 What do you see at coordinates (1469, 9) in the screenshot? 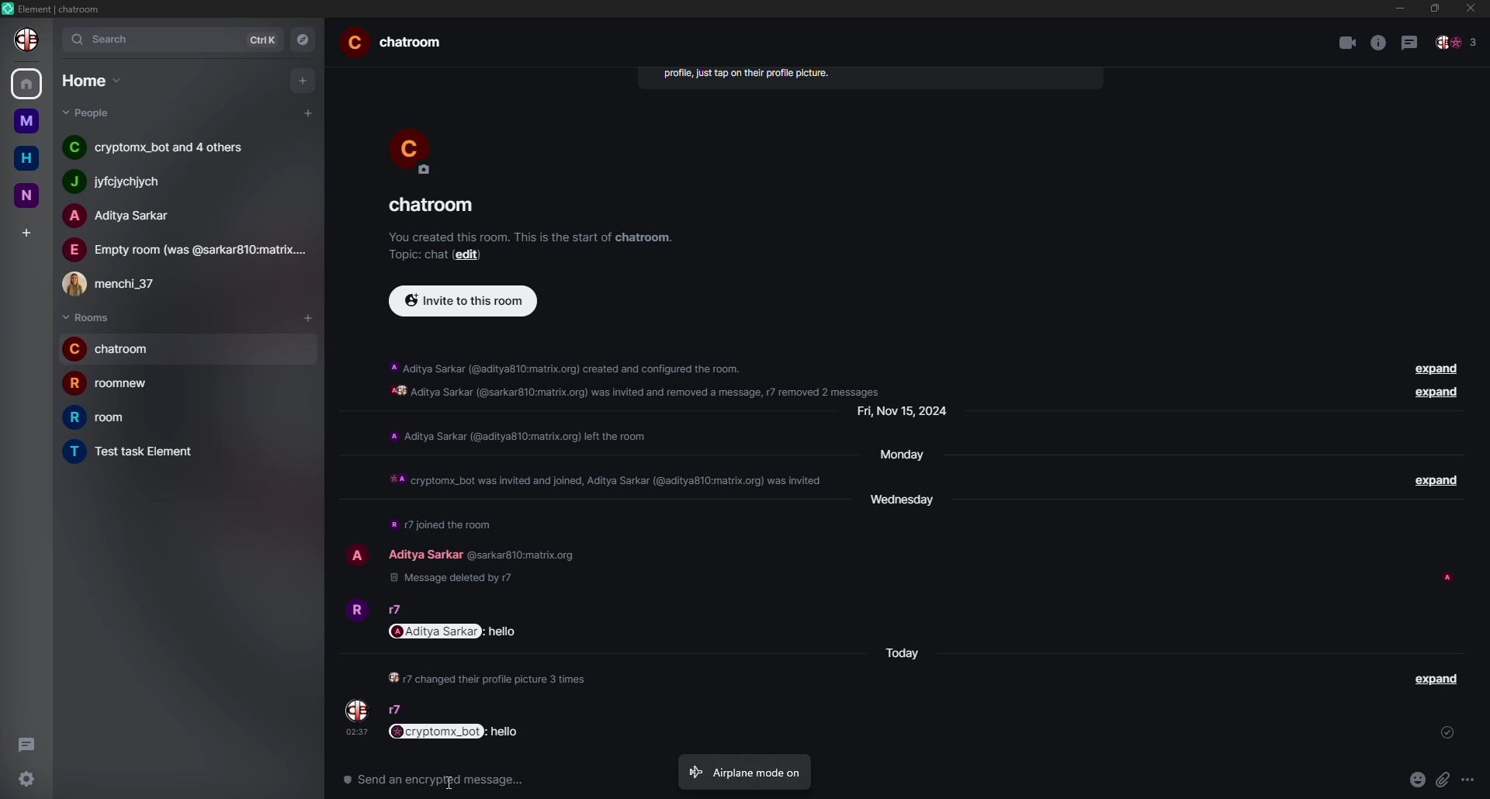
I see `close` at bounding box center [1469, 9].